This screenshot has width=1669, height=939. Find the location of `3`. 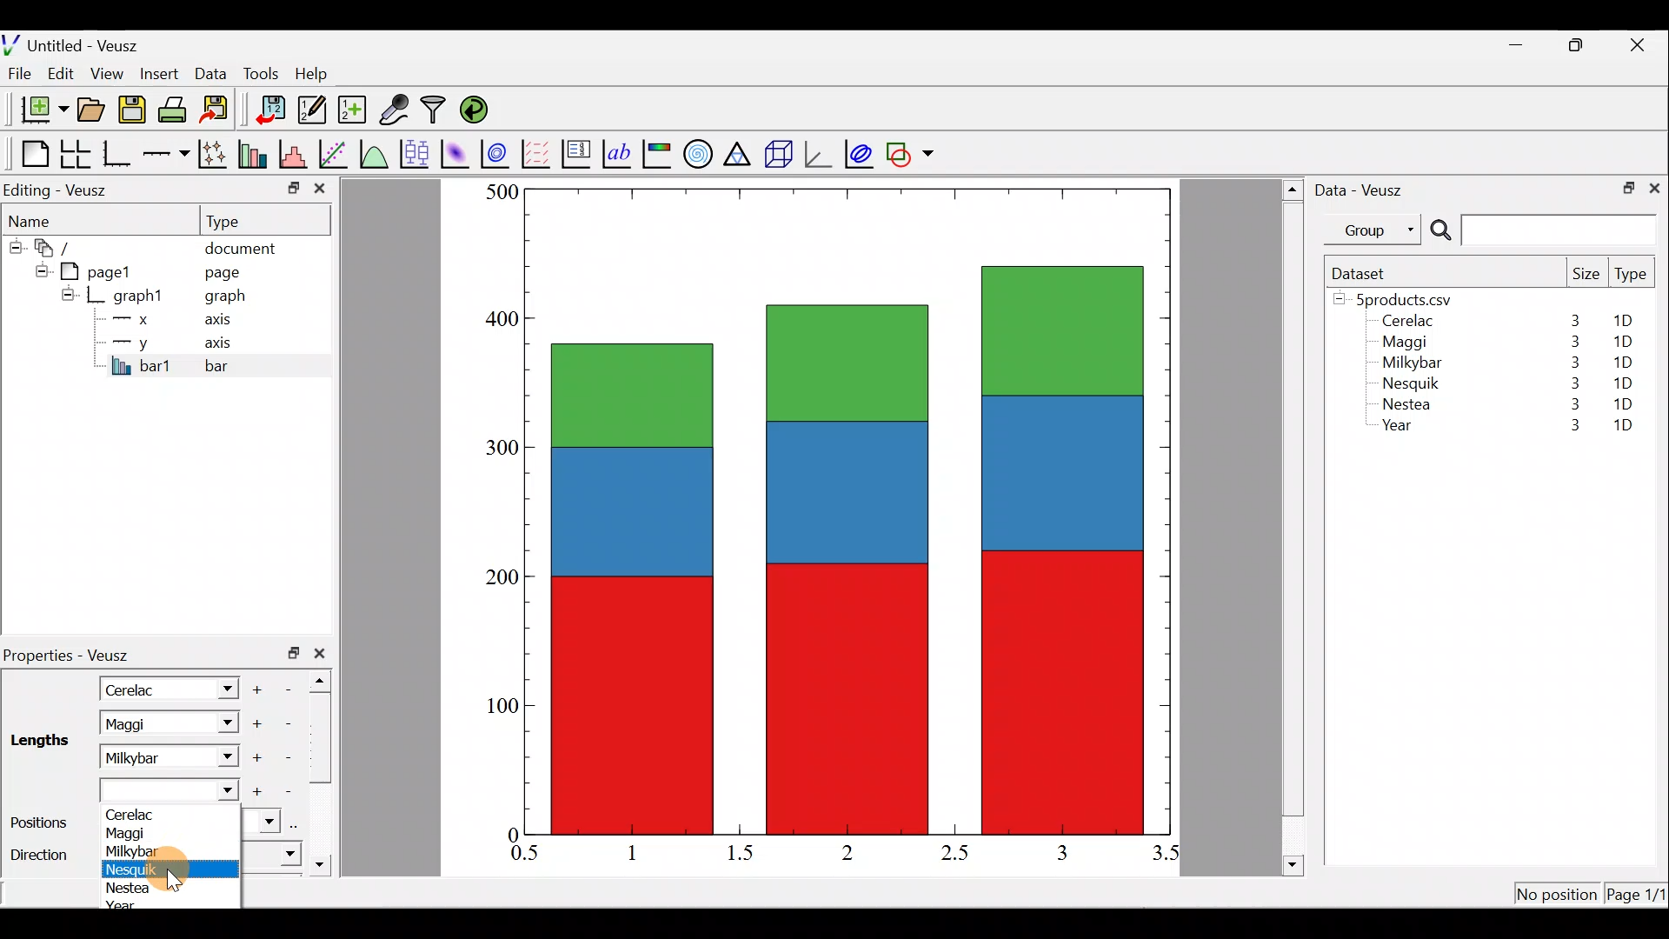

3 is located at coordinates (1571, 407).